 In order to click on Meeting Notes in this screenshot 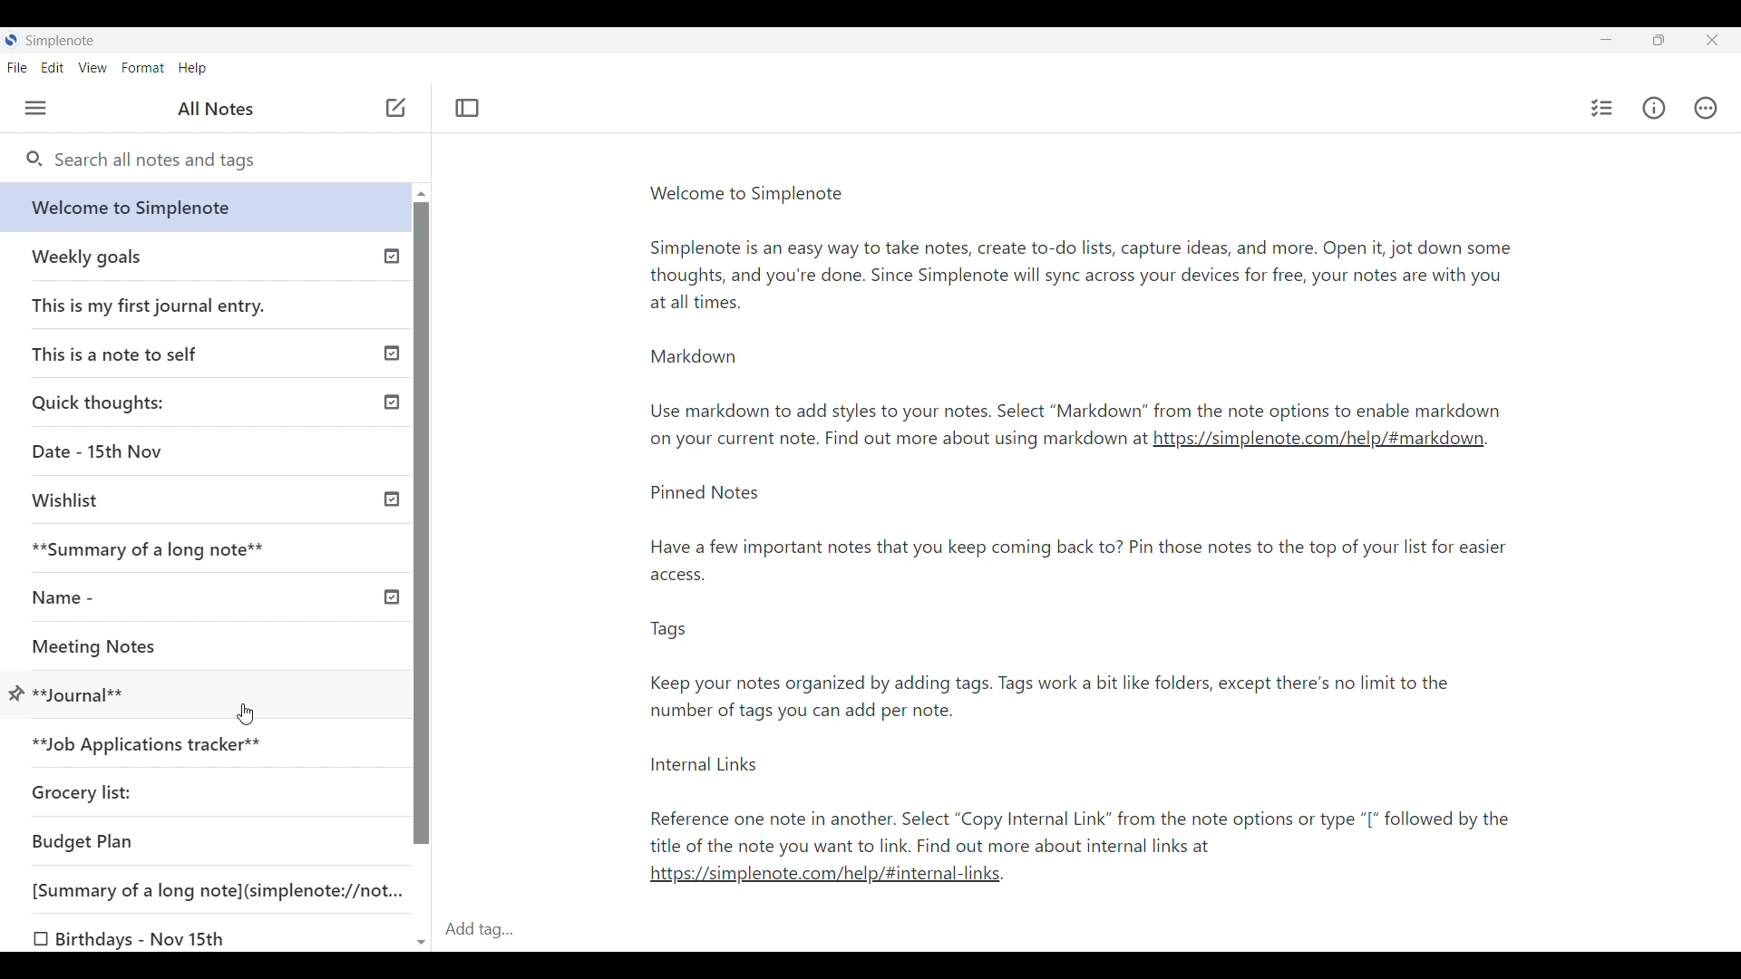, I will do `click(115, 644)`.